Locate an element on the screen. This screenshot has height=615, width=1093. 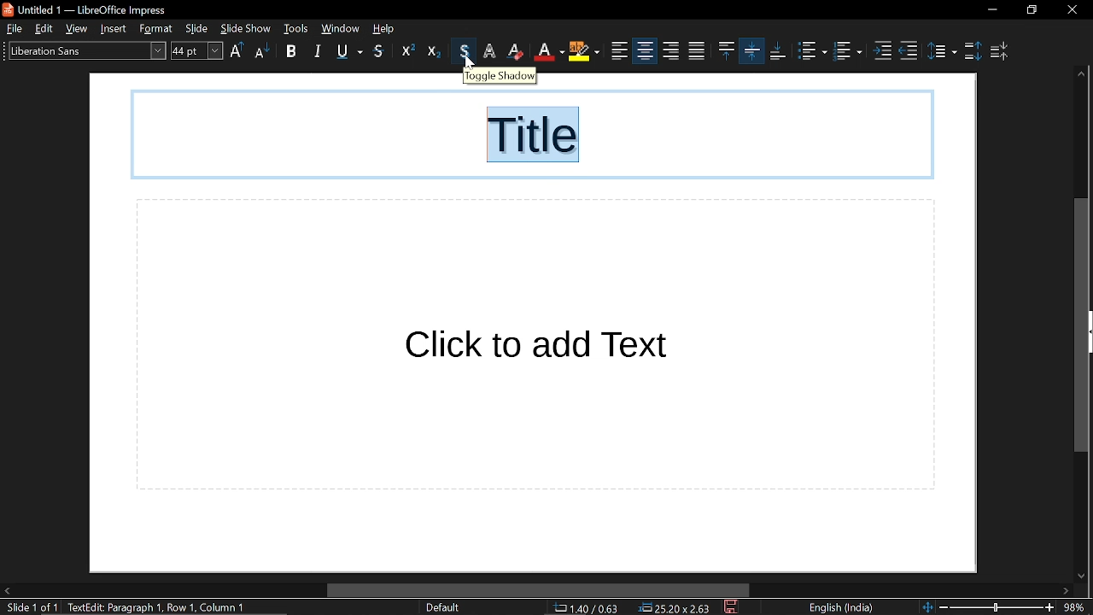
close is located at coordinates (1072, 10).